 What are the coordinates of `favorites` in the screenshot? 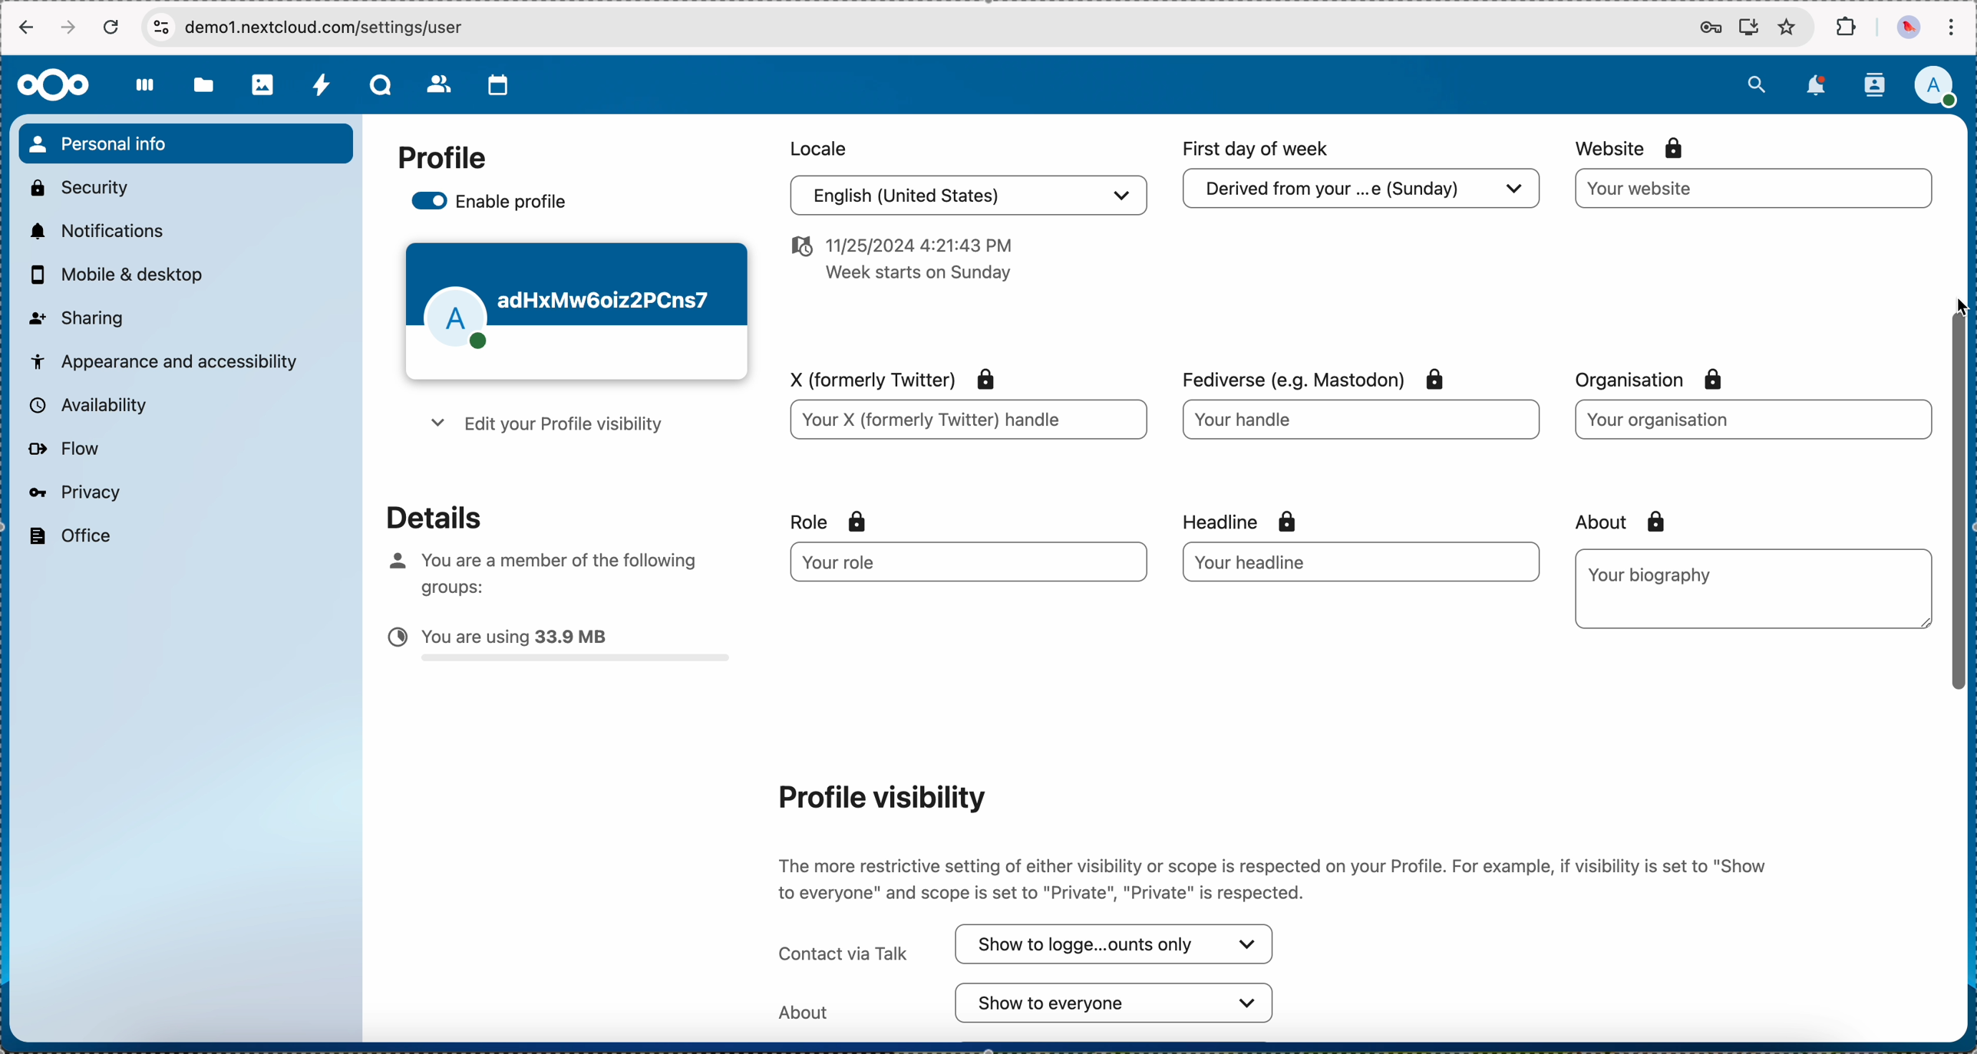 It's located at (1787, 28).